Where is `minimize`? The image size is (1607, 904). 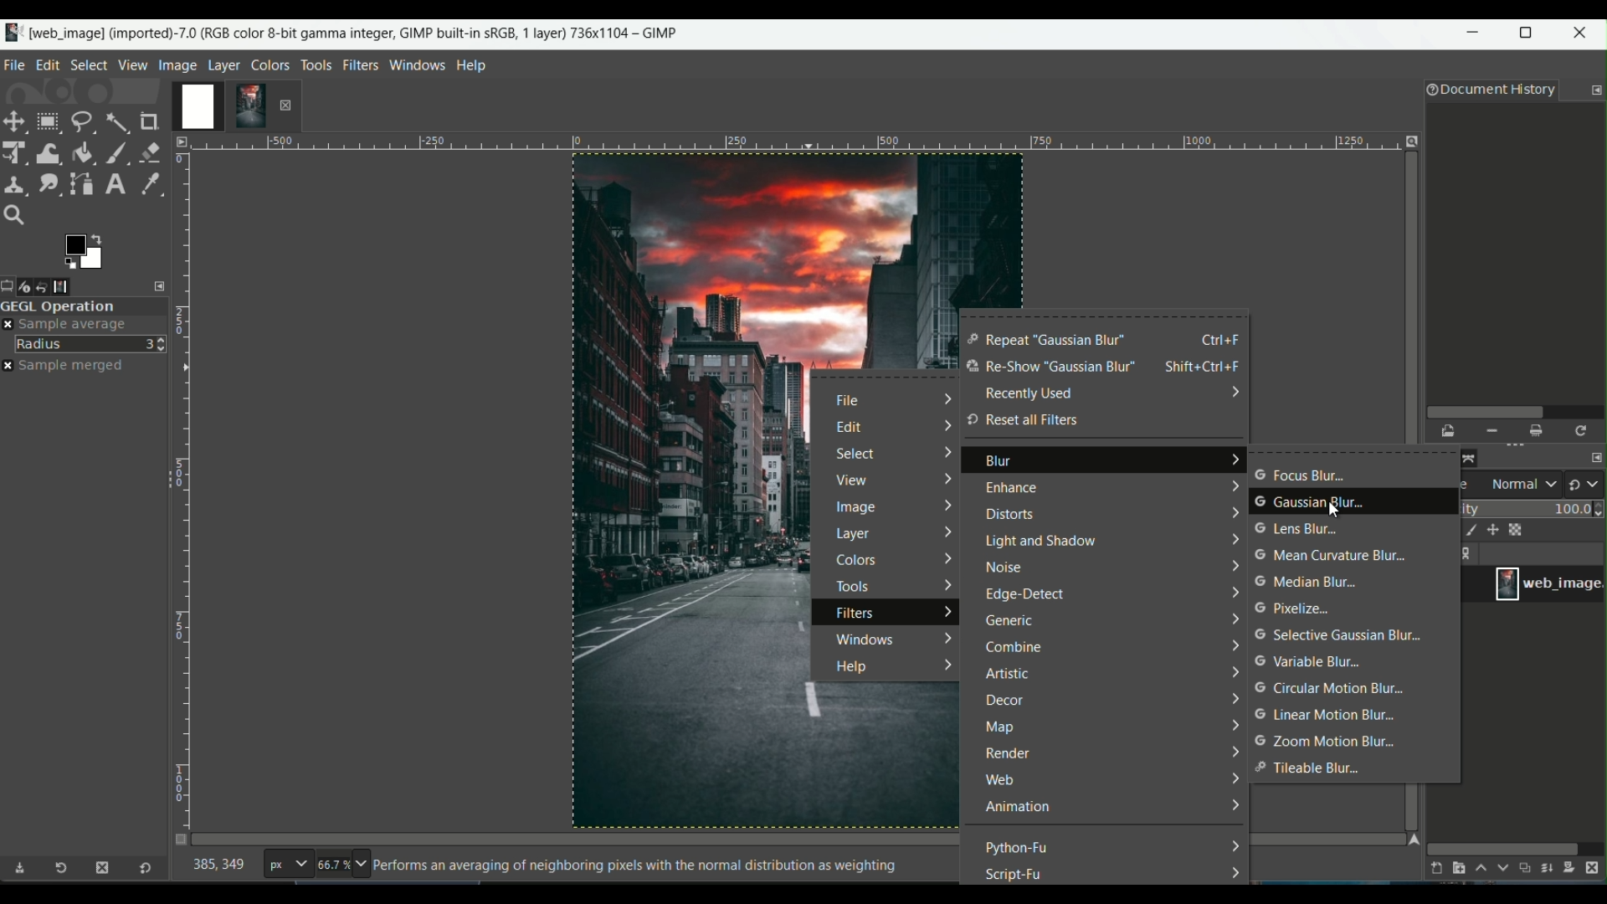
minimize is located at coordinates (1474, 36).